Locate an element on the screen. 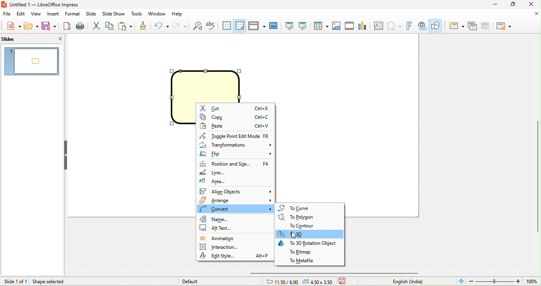  animation is located at coordinates (224, 239).